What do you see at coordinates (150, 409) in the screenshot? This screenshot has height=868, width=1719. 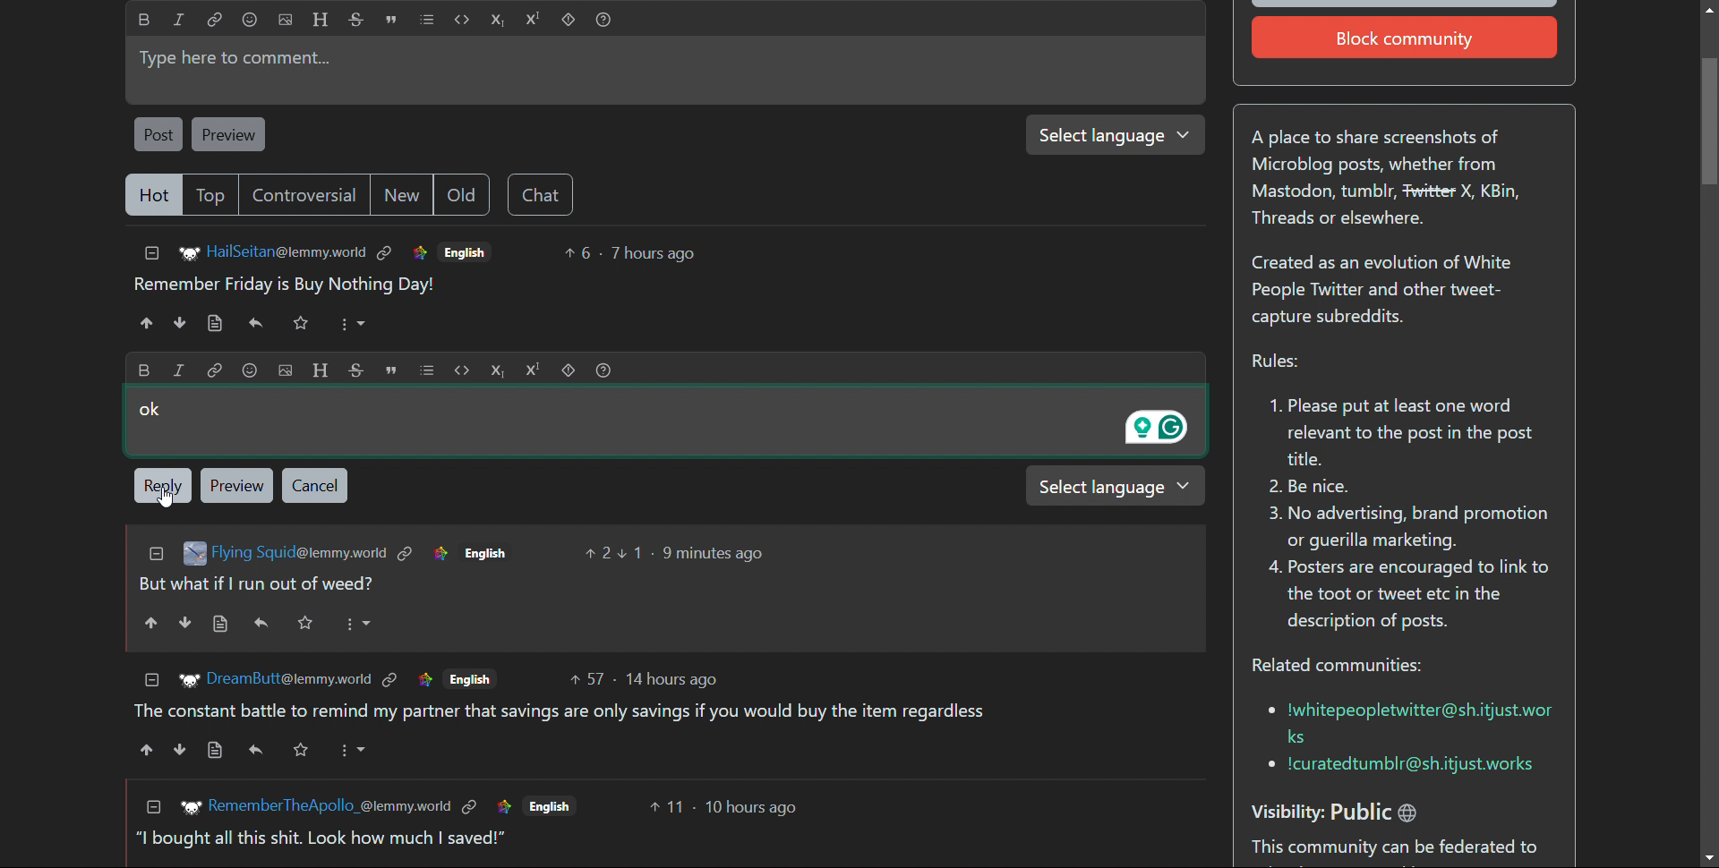 I see `ok` at bounding box center [150, 409].